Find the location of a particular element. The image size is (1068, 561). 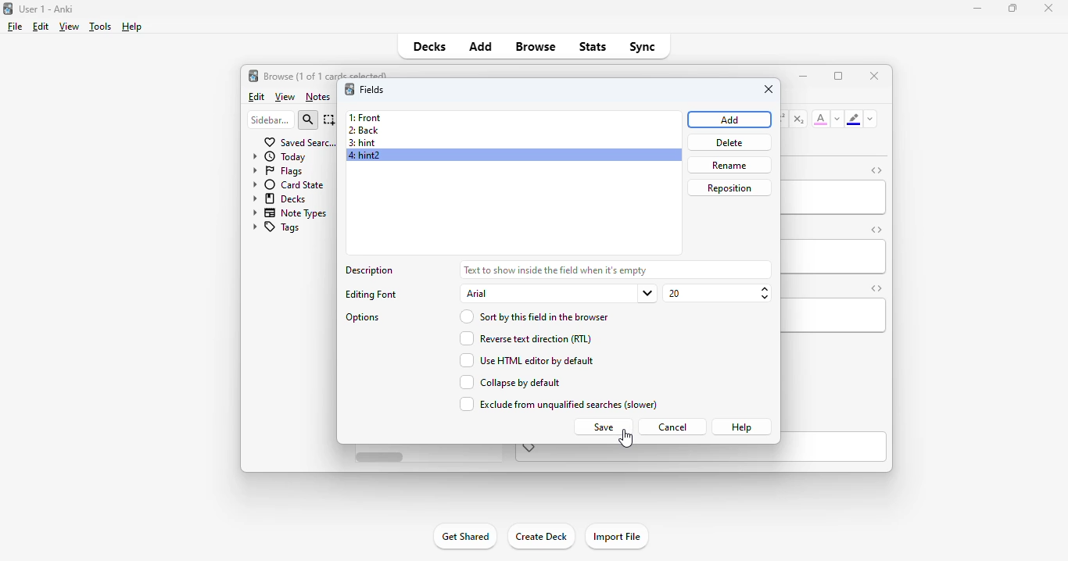

options is located at coordinates (364, 318).